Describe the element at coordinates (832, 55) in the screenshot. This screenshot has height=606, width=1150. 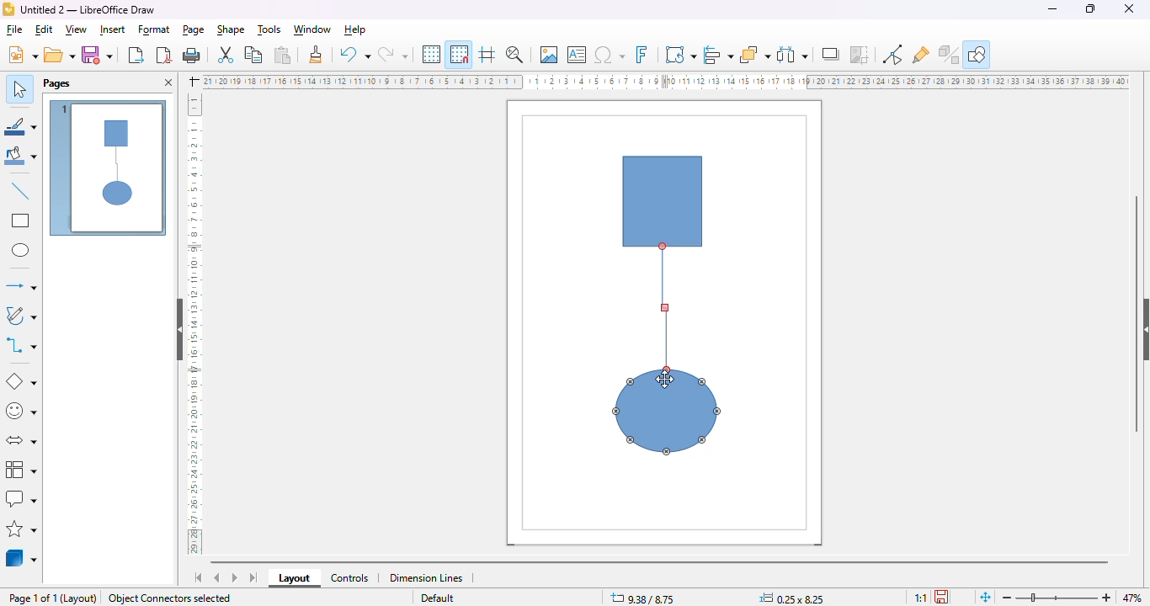
I see `shadow` at that location.